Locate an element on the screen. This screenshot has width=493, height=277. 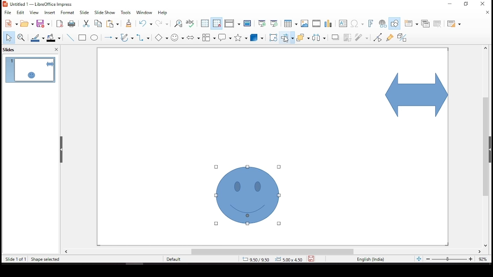
line color is located at coordinates (38, 38).